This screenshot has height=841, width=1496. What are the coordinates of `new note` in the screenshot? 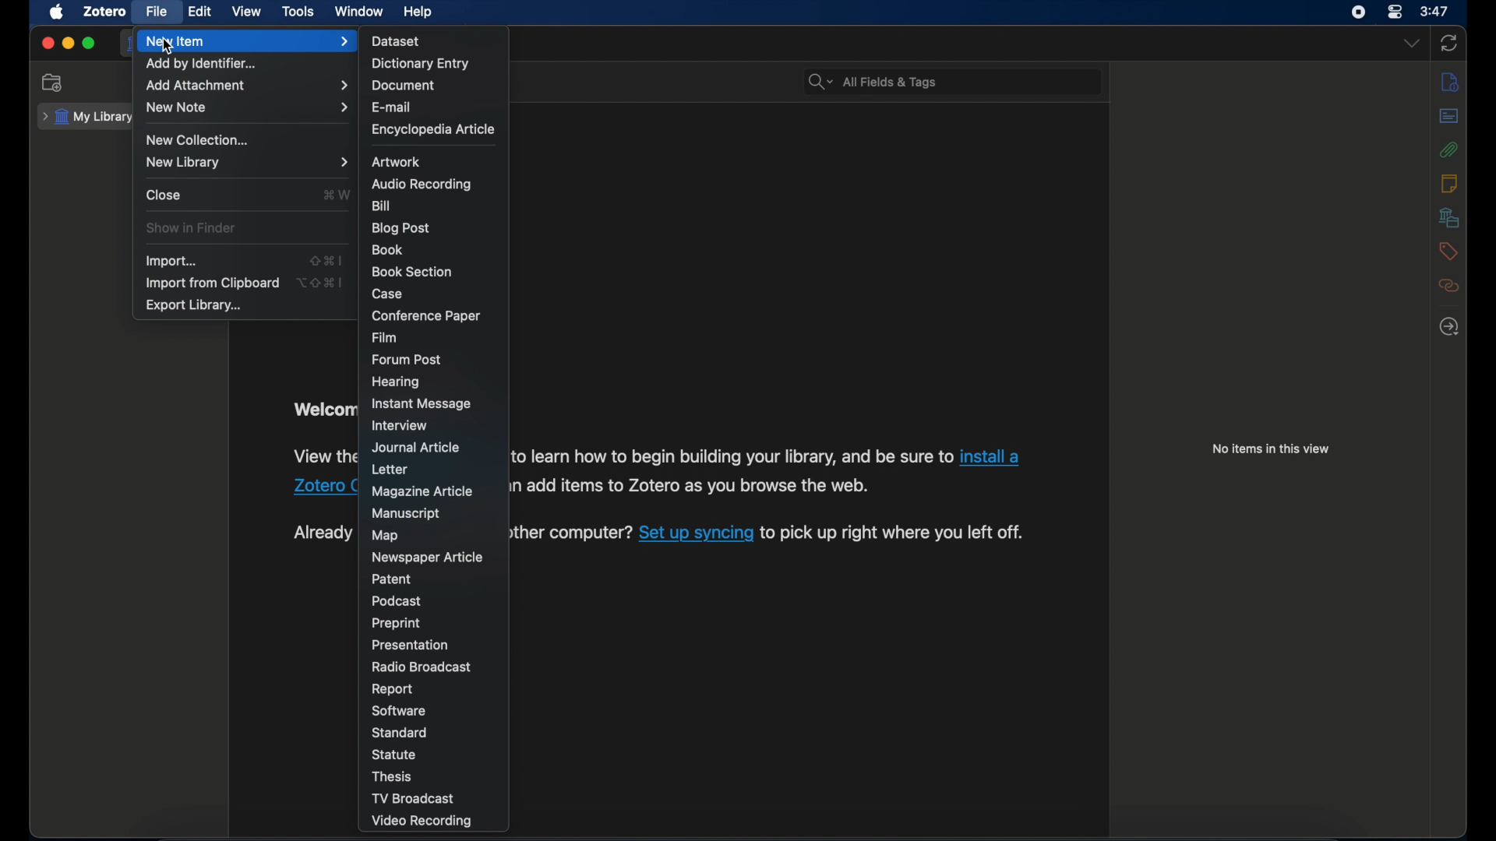 It's located at (249, 108).